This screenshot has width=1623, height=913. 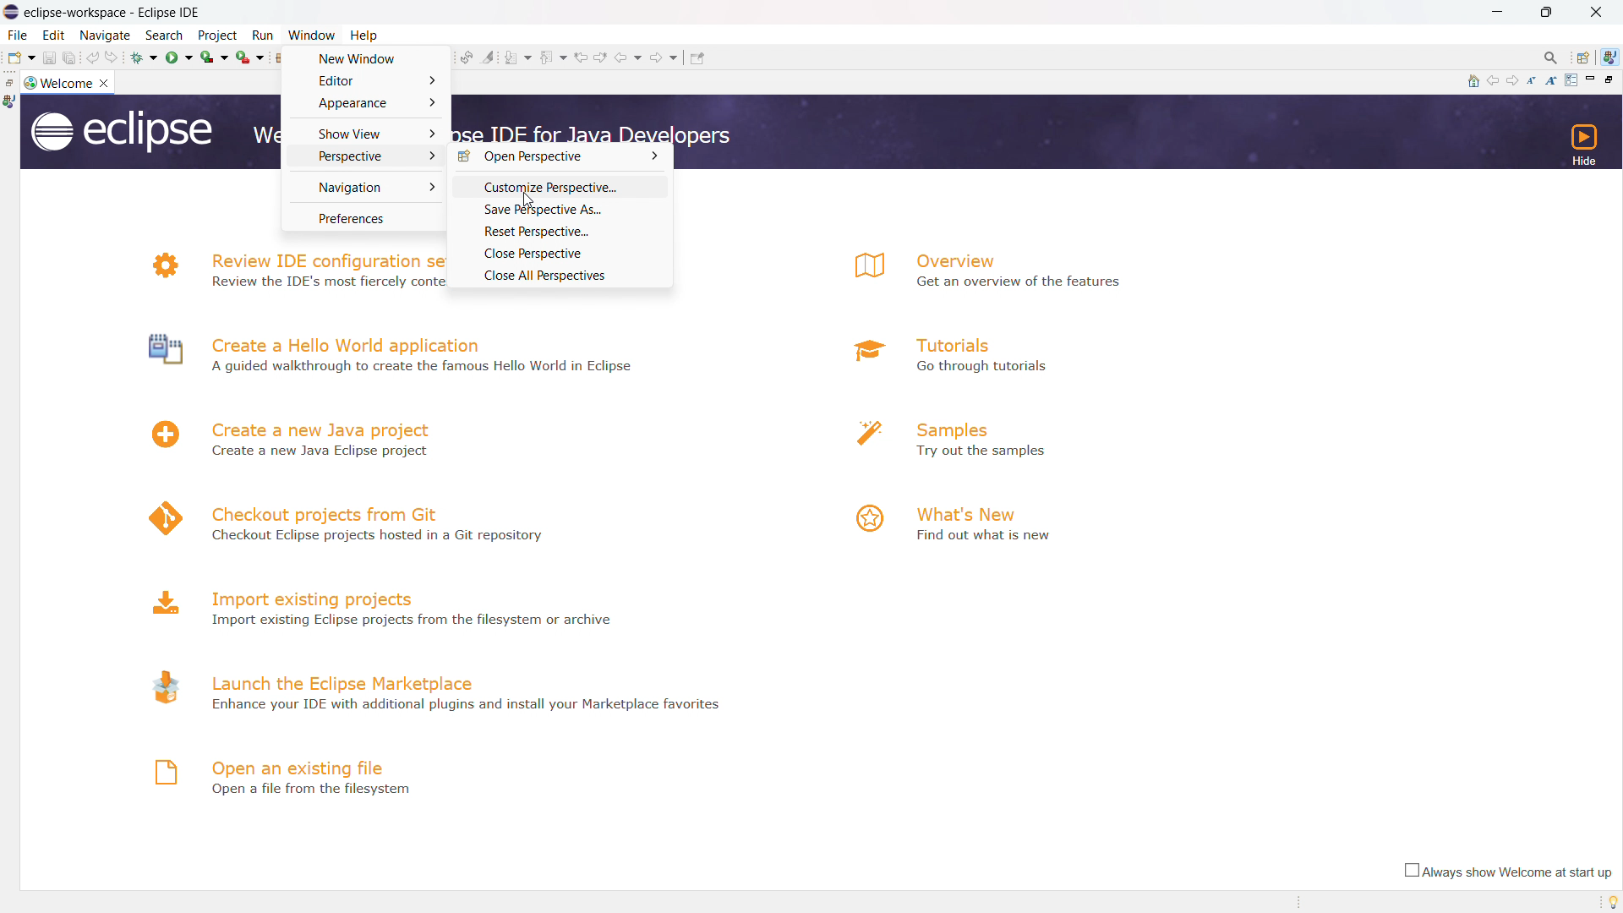 What do you see at coordinates (123, 11) in the screenshot?
I see `Title` at bounding box center [123, 11].